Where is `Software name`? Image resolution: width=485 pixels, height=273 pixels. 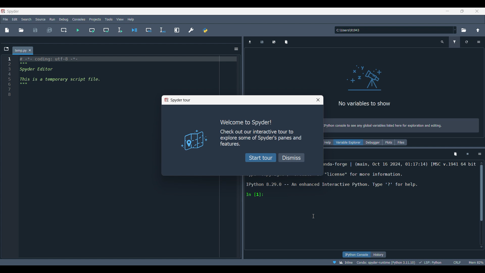
Software name is located at coordinates (13, 12).